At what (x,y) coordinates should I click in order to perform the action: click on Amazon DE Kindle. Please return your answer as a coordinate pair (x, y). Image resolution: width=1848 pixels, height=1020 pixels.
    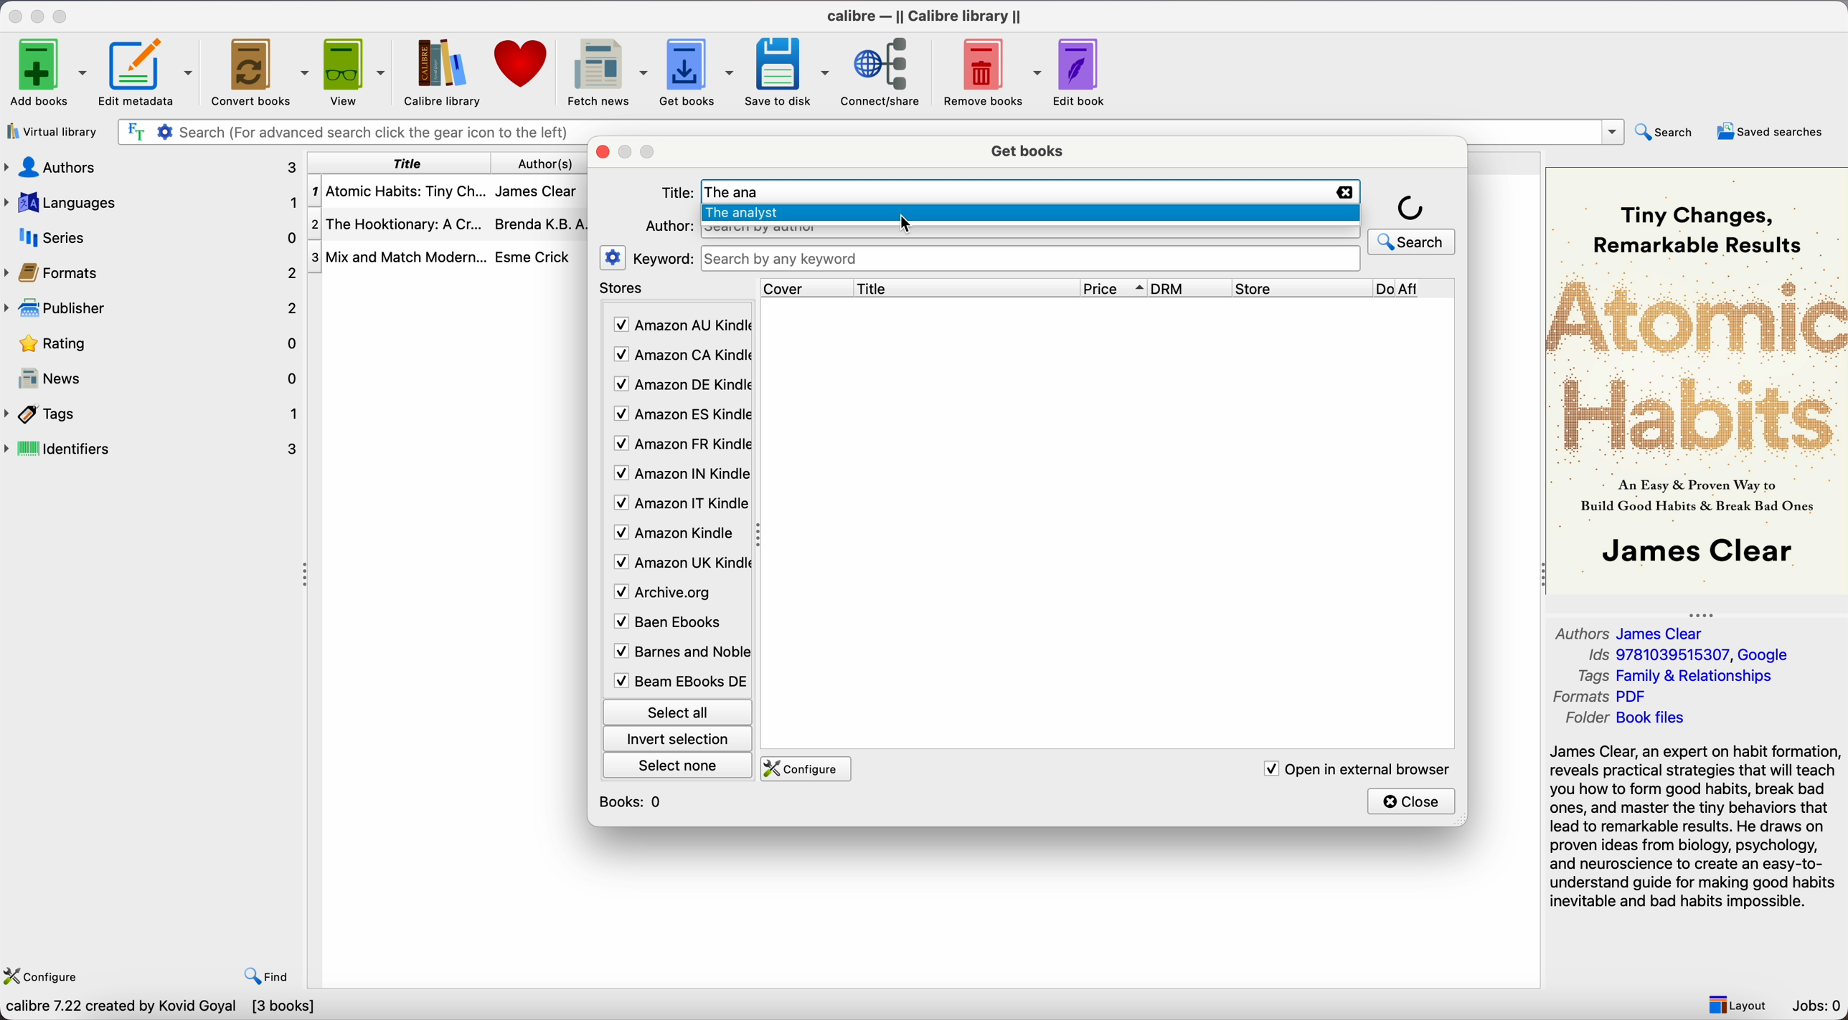
    Looking at the image, I should click on (680, 386).